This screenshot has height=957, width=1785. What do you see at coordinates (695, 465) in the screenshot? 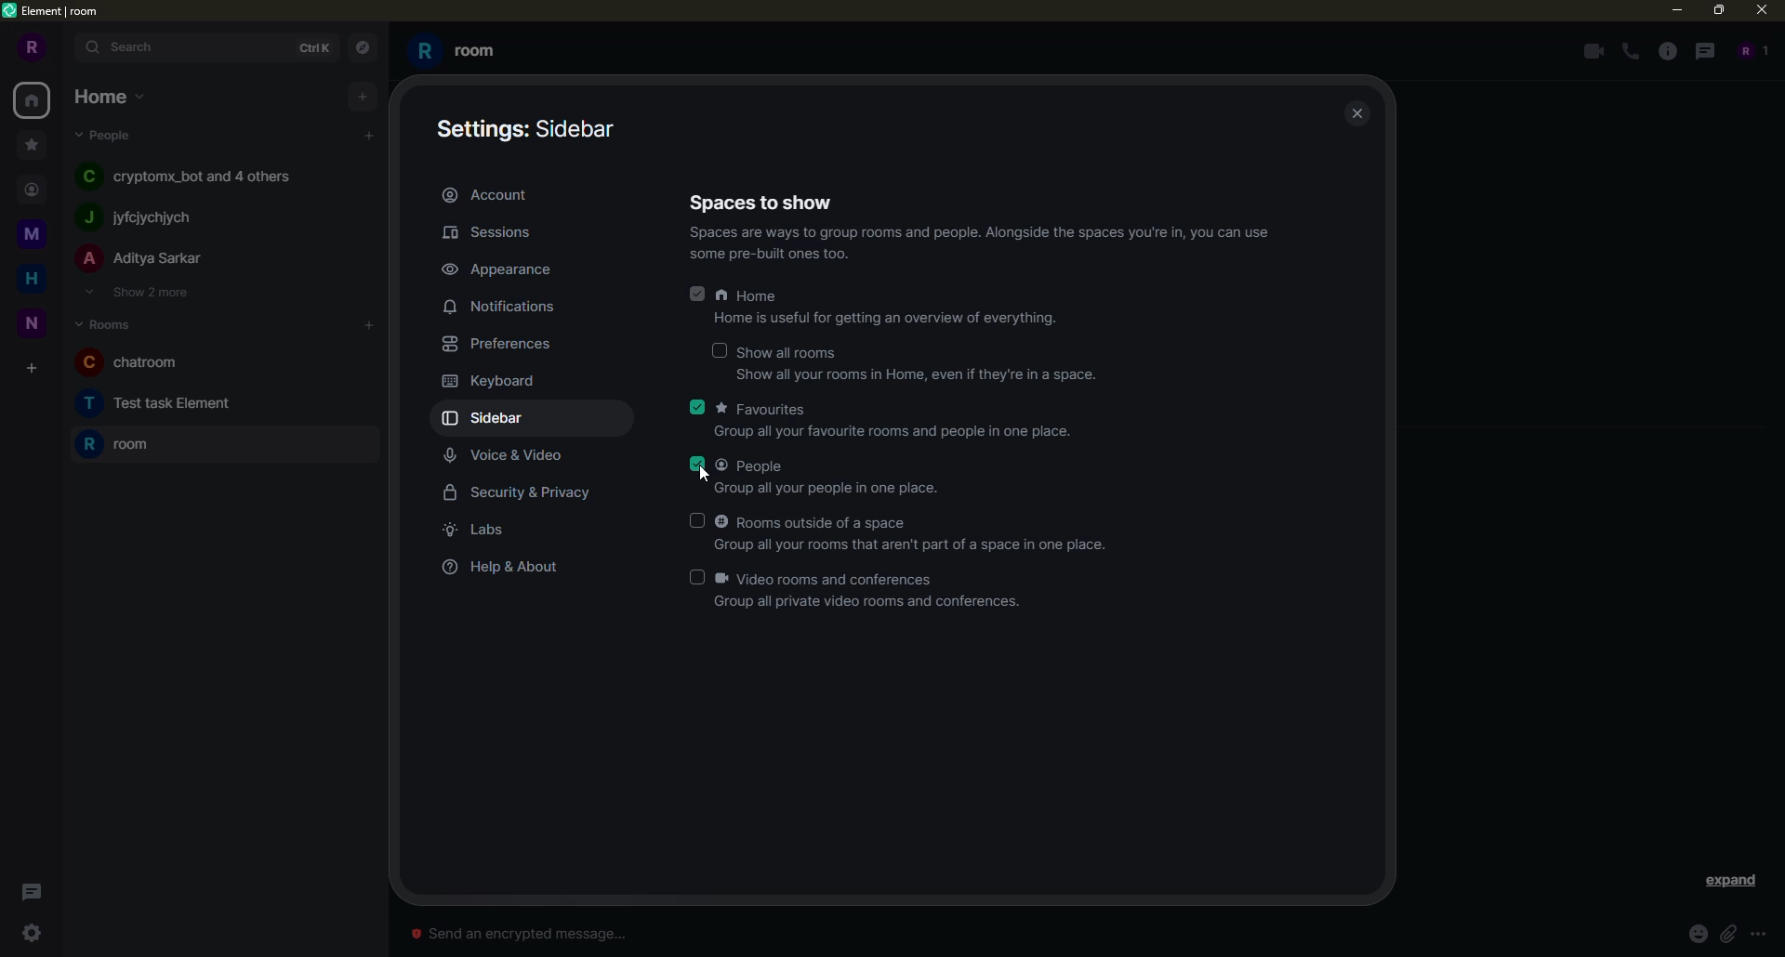
I see `selected` at bounding box center [695, 465].